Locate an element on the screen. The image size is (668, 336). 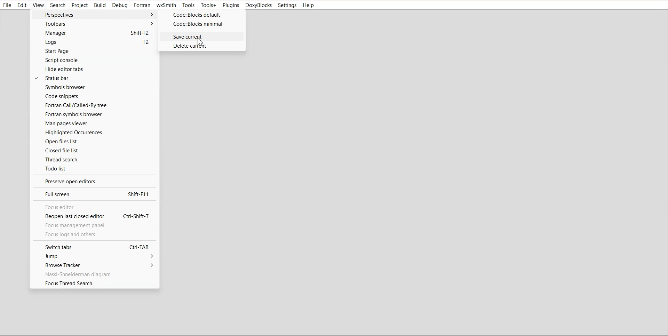
Nassi-Shneiderman diagram is located at coordinates (94, 274).